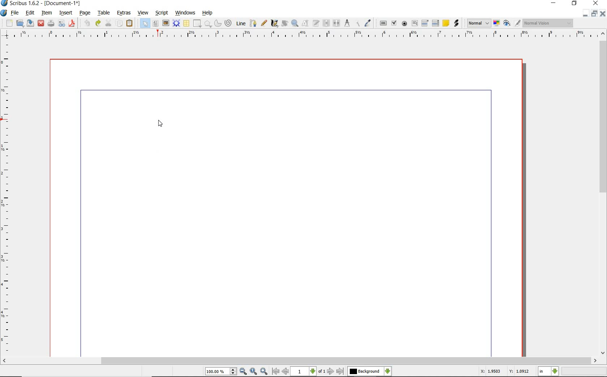 This screenshot has height=377, width=607. Describe the element at coordinates (415, 23) in the screenshot. I see `pdf text field` at that location.